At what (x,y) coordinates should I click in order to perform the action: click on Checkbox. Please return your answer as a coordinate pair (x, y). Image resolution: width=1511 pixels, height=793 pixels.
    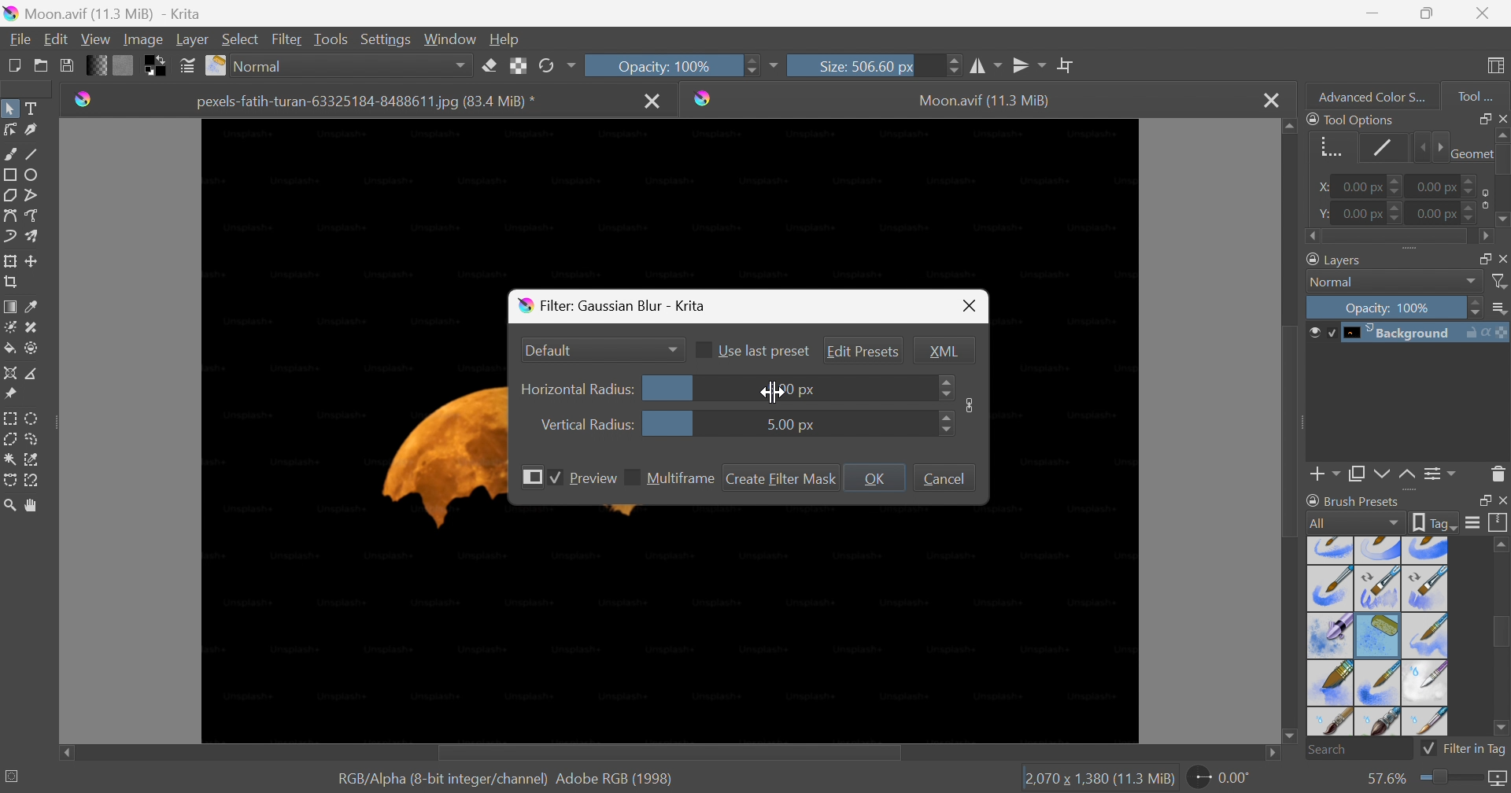
    Looking at the image, I should click on (556, 479).